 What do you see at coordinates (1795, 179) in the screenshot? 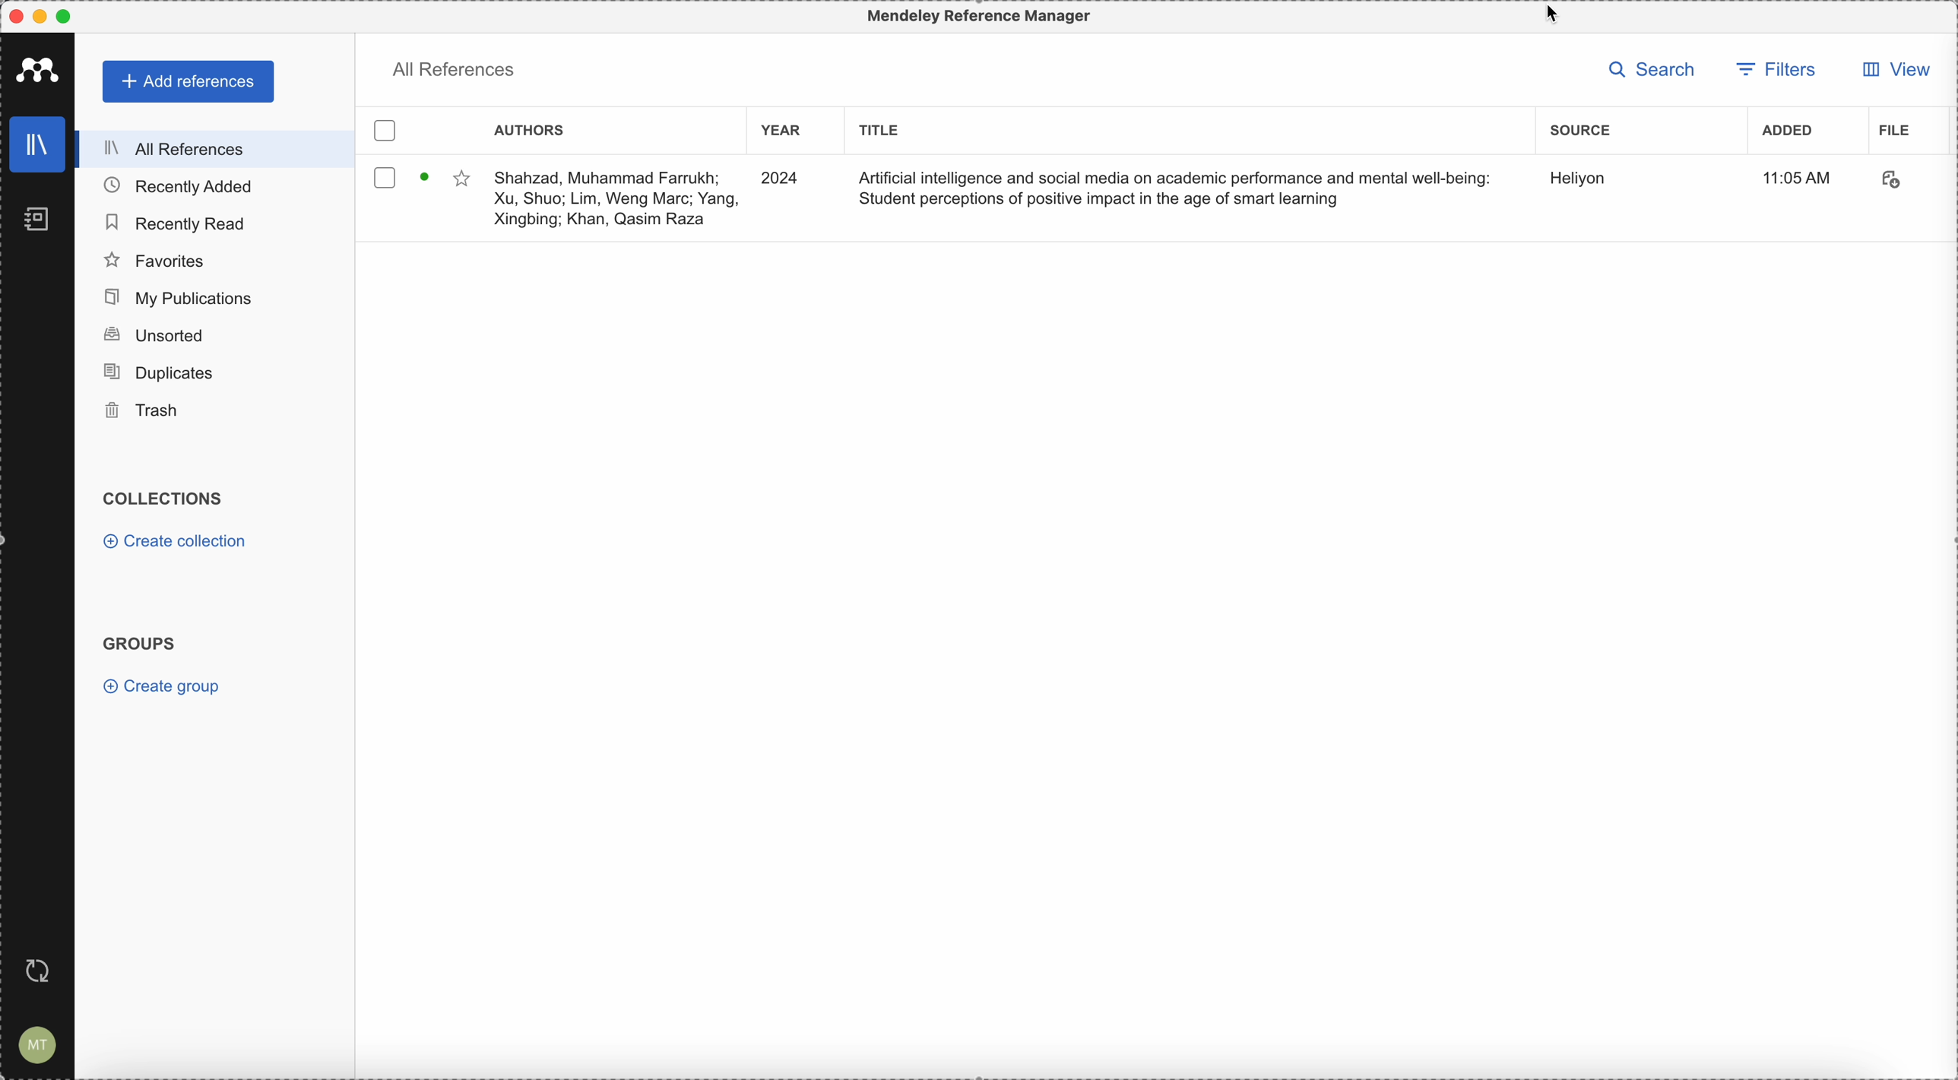
I see `11:05 AM` at bounding box center [1795, 179].